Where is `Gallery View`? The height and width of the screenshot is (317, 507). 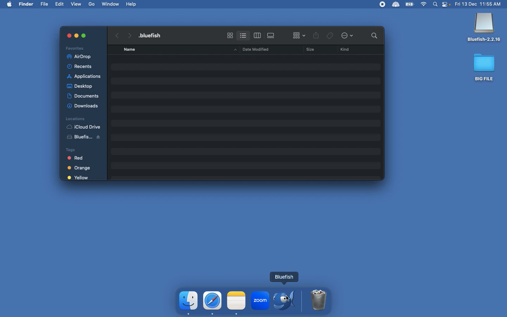 Gallery View is located at coordinates (271, 34).